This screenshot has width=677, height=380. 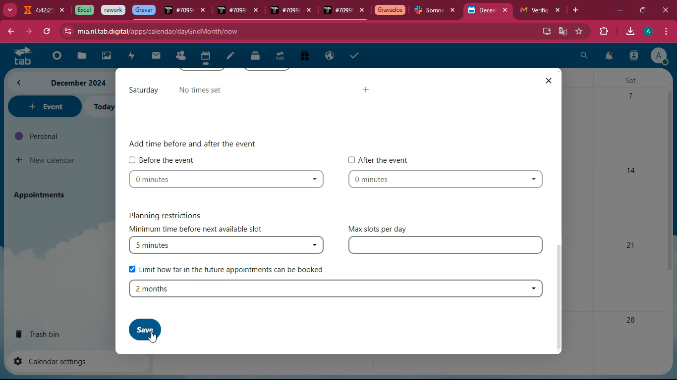 I want to click on public, so click(x=330, y=56).